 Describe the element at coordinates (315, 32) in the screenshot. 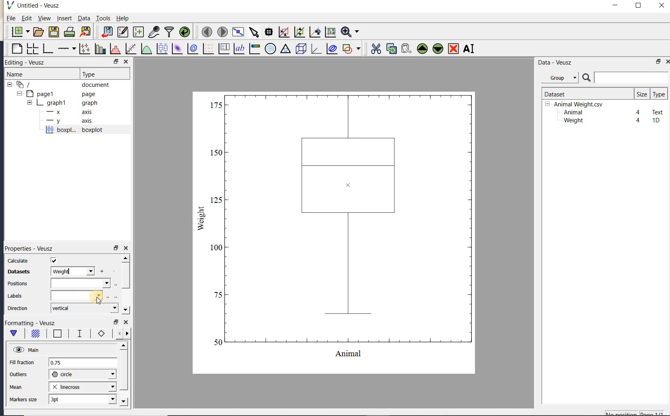

I see `click to recenter graph axes` at that location.